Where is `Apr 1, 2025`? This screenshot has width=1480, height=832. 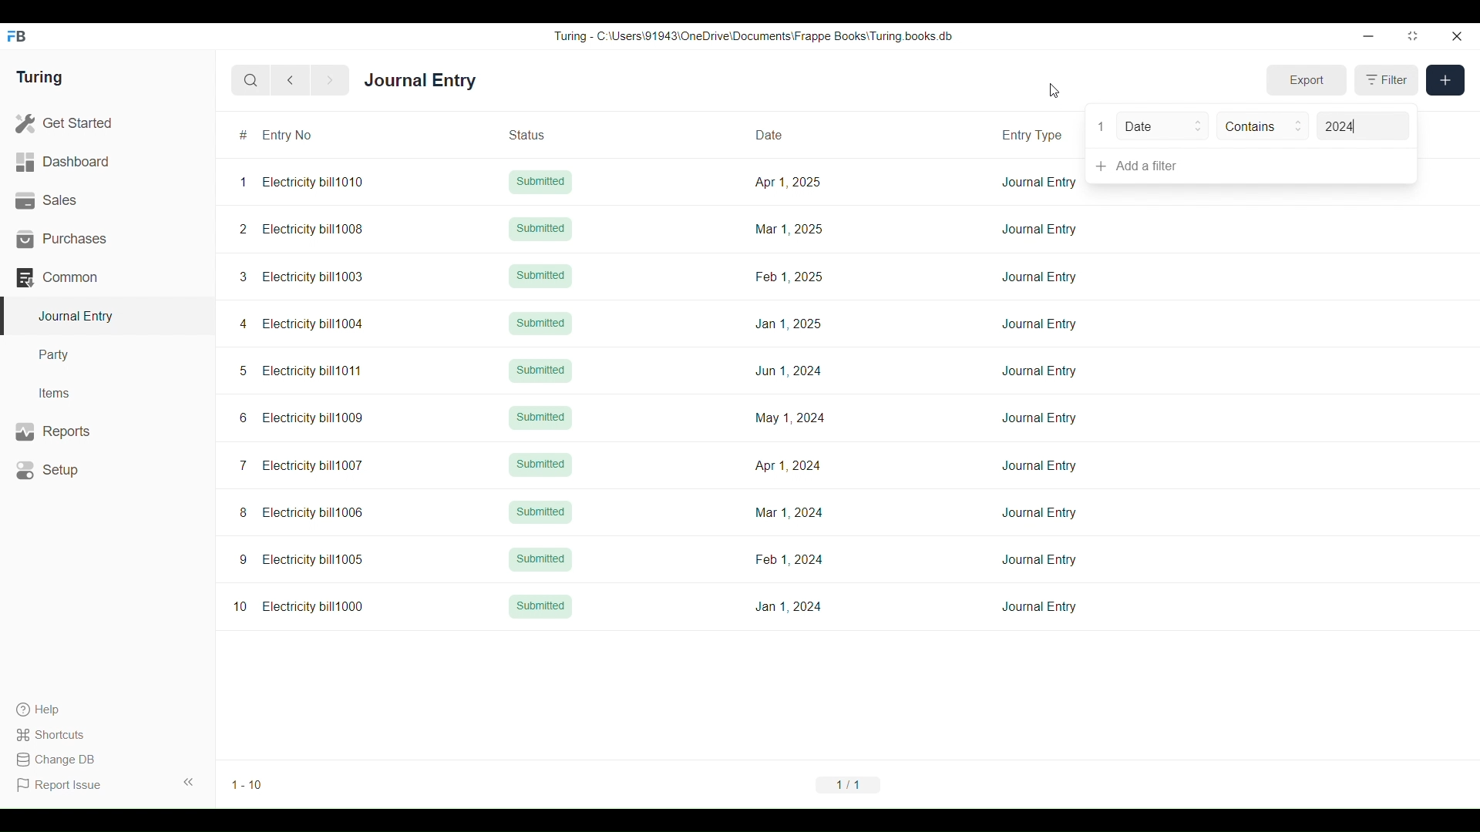
Apr 1, 2025 is located at coordinates (787, 181).